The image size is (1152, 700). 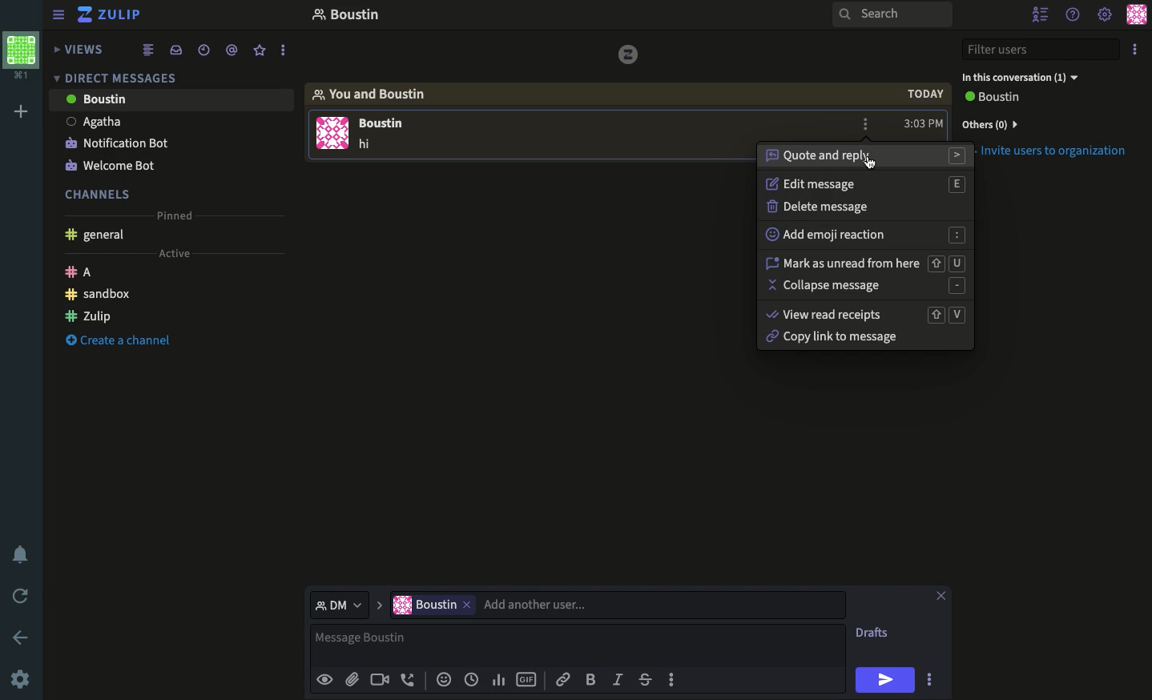 I want to click on Text, so click(x=368, y=145).